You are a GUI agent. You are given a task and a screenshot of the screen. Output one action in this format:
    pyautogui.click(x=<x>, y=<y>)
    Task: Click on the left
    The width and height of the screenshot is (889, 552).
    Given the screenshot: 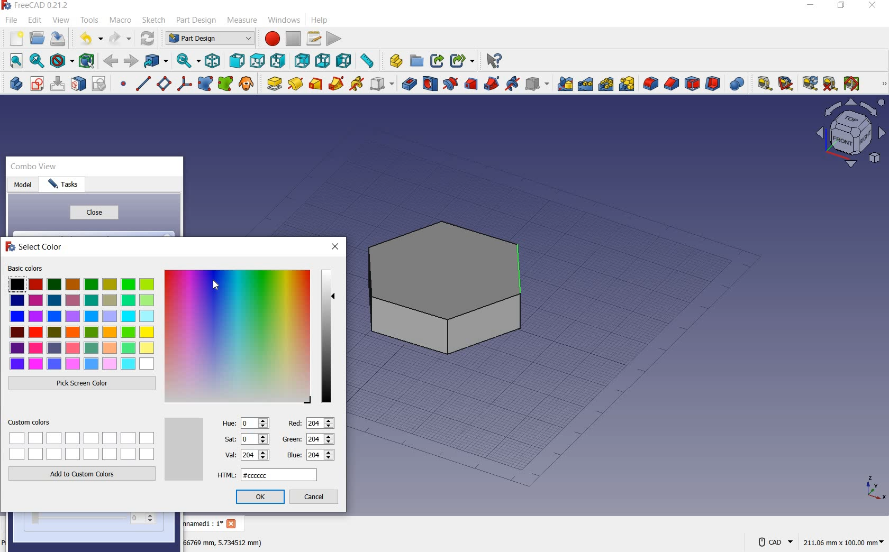 What is the action you would take?
    pyautogui.click(x=345, y=61)
    